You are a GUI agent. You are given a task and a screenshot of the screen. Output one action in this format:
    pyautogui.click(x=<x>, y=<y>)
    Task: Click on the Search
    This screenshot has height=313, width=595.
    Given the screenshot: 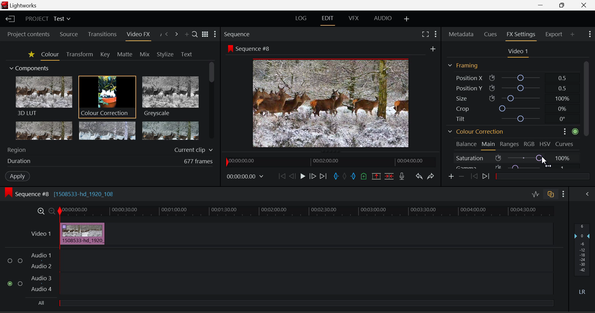 What is the action you would take?
    pyautogui.click(x=194, y=33)
    